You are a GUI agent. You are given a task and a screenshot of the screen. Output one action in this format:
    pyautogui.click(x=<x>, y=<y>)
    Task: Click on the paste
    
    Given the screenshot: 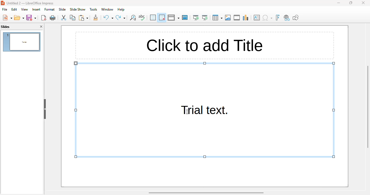 What is the action you would take?
    pyautogui.click(x=83, y=18)
    